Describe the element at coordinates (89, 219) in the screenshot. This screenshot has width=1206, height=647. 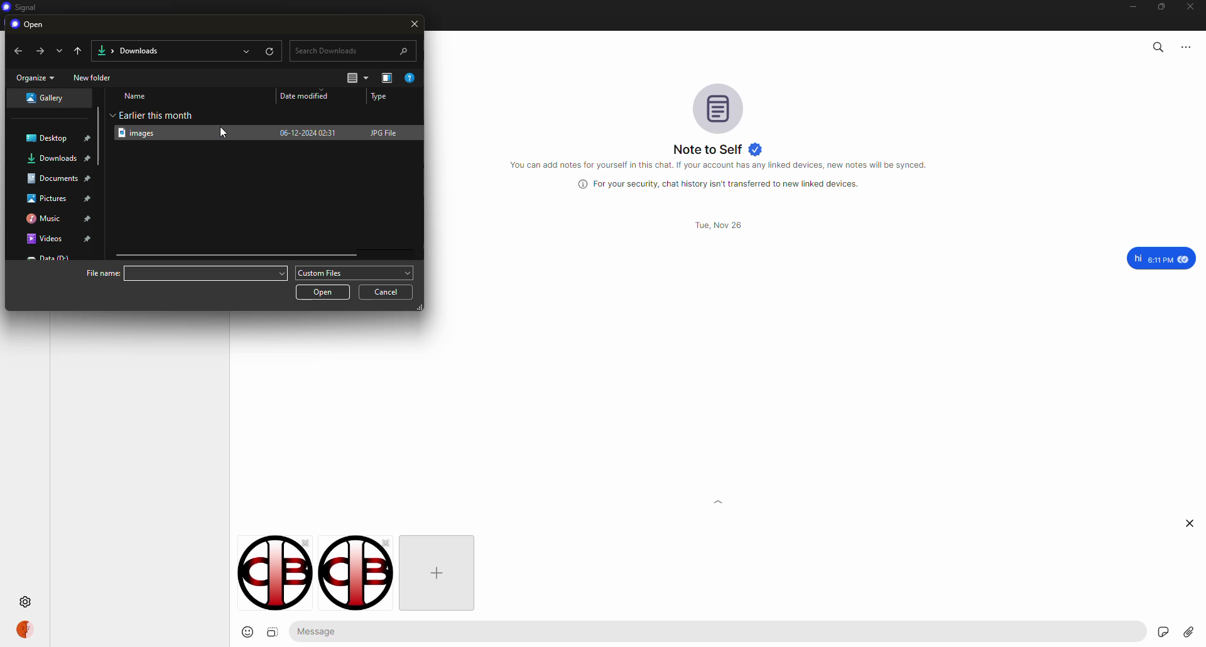
I see `pin` at that location.